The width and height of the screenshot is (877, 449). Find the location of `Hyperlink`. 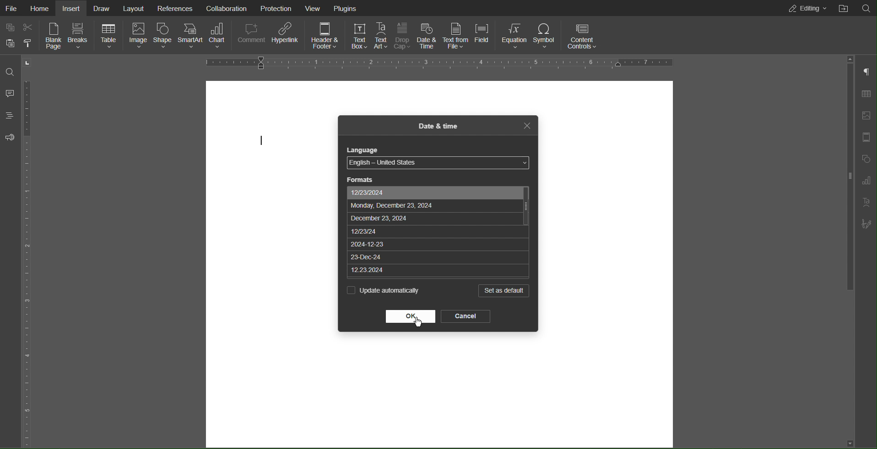

Hyperlink is located at coordinates (286, 35).